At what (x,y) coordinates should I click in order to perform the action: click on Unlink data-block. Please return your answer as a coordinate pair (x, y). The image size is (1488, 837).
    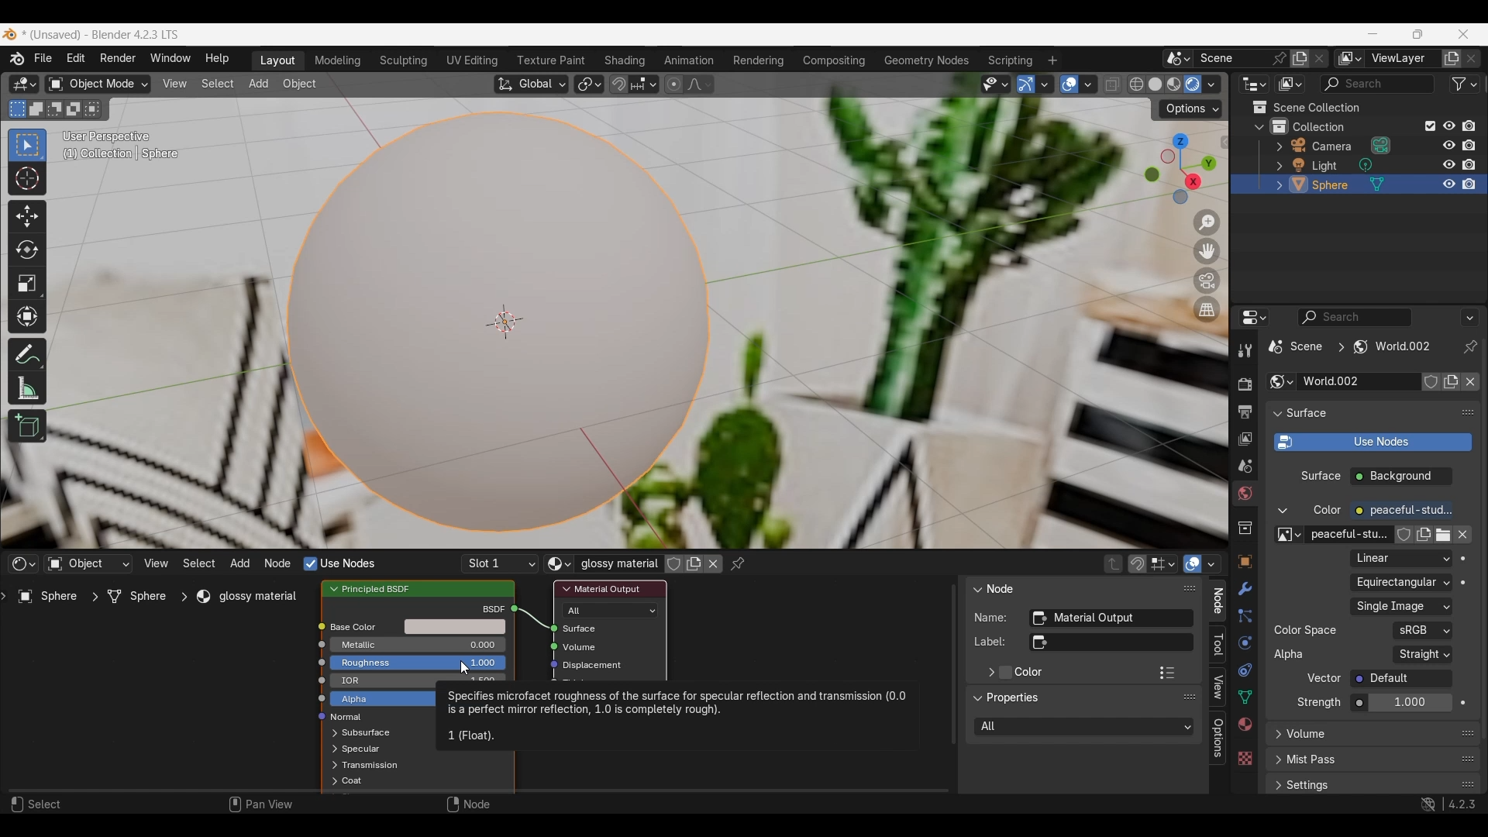
    Looking at the image, I should click on (1470, 382).